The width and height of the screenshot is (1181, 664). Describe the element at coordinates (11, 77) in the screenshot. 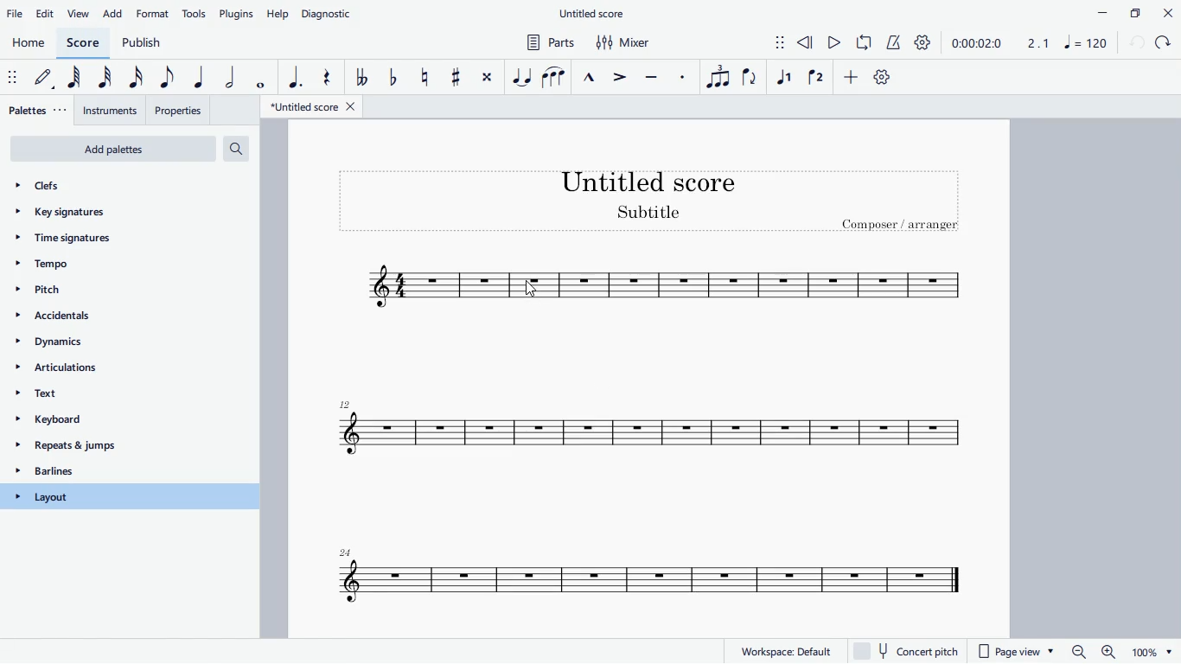

I see `move` at that location.